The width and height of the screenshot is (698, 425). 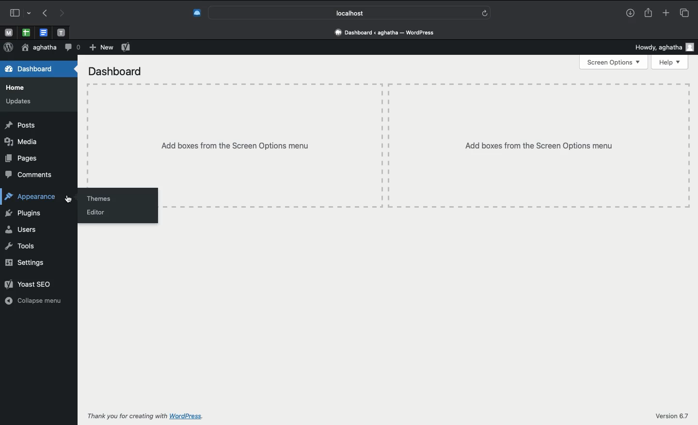 I want to click on Downlaods, so click(x=630, y=14).